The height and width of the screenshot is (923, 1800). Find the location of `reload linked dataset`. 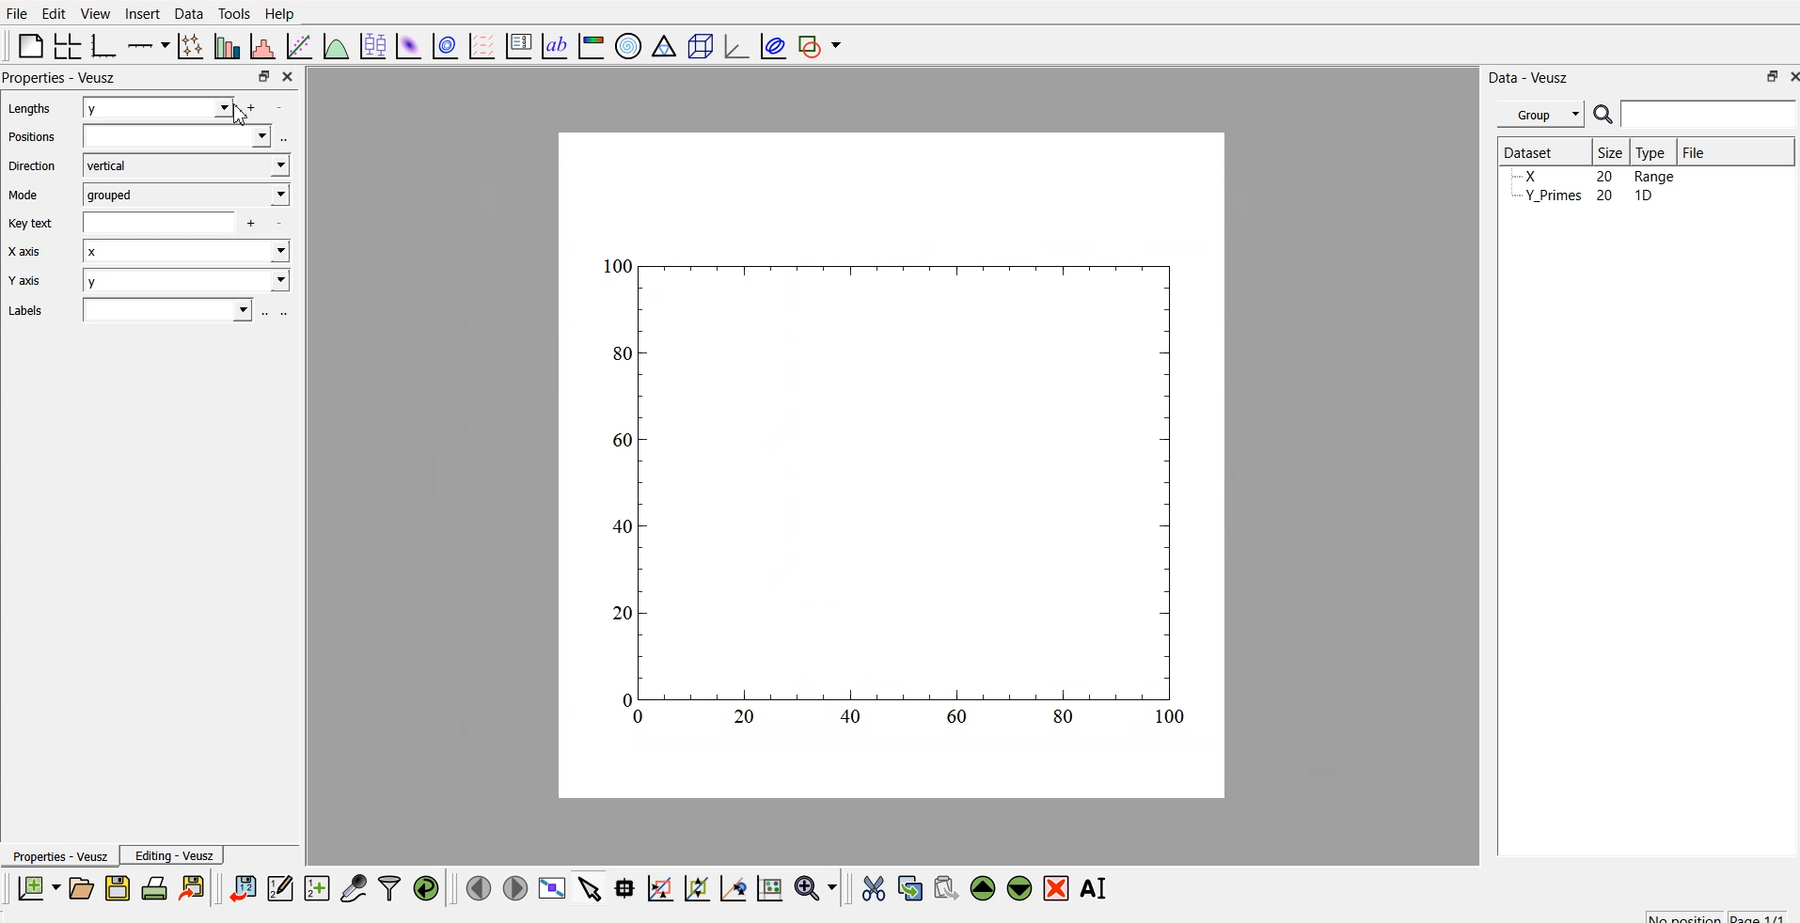

reload linked dataset is located at coordinates (426, 885).